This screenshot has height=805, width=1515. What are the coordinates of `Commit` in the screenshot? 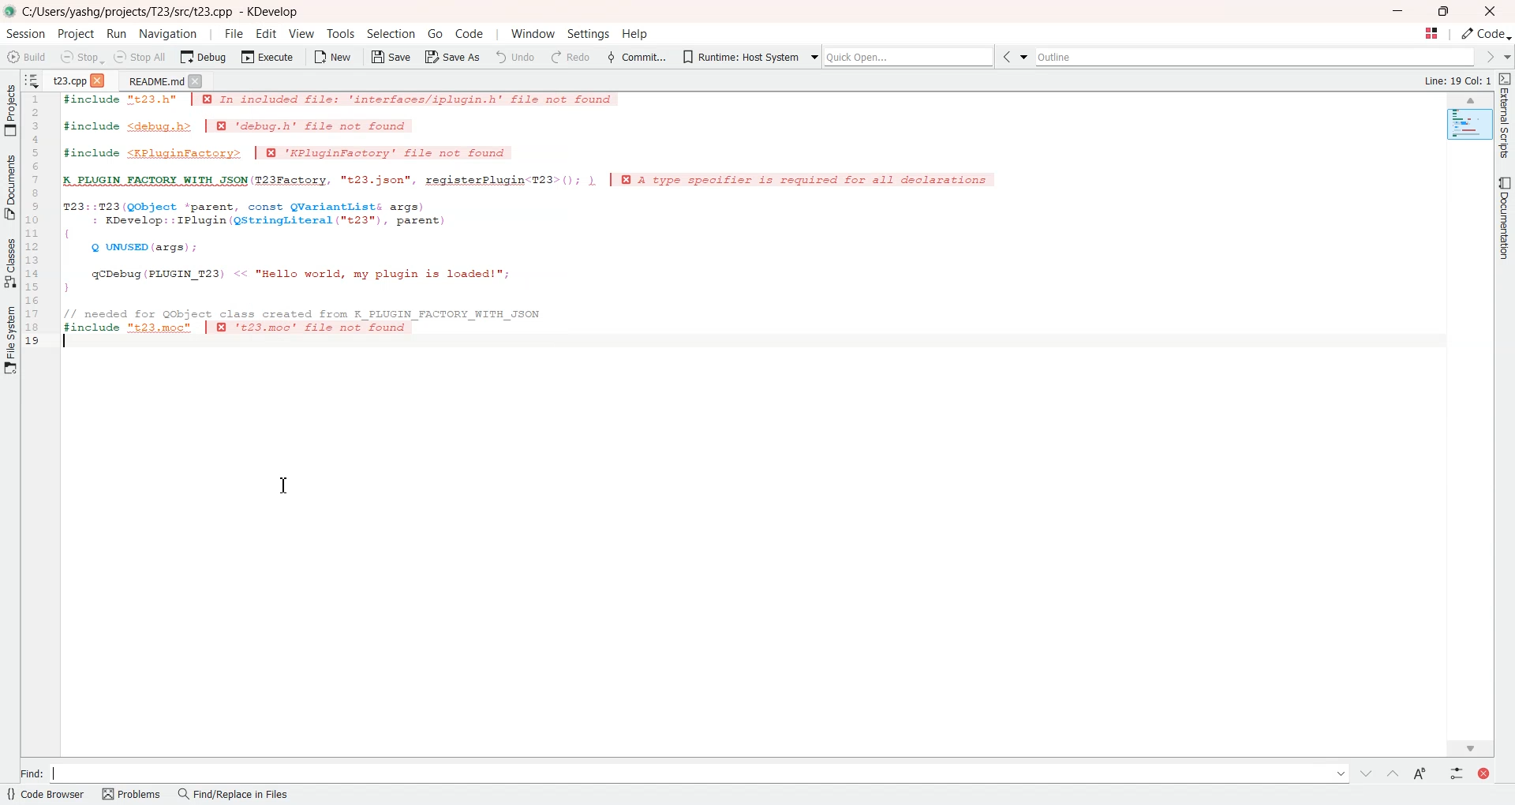 It's located at (635, 56).